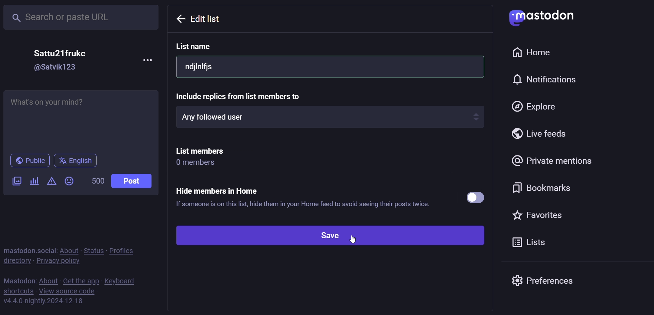 The image size is (654, 315). What do you see at coordinates (68, 291) in the screenshot?
I see `view source code` at bounding box center [68, 291].